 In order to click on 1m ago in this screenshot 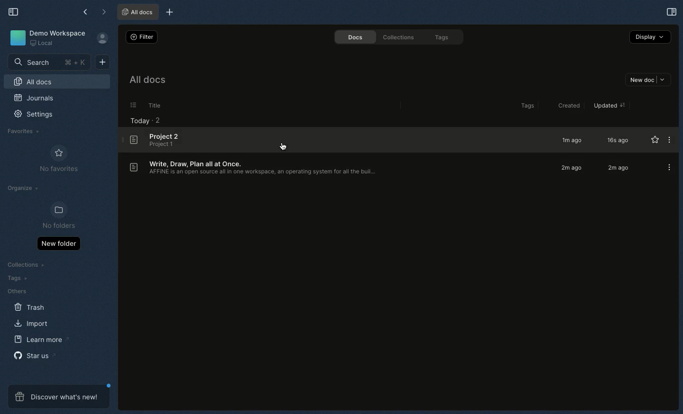, I will do `click(572, 140)`.